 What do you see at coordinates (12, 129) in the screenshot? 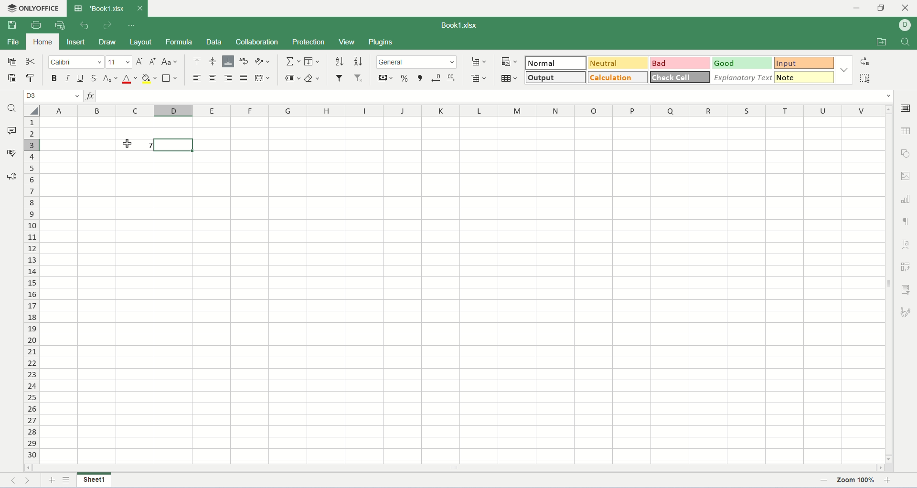
I see `comments` at bounding box center [12, 129].